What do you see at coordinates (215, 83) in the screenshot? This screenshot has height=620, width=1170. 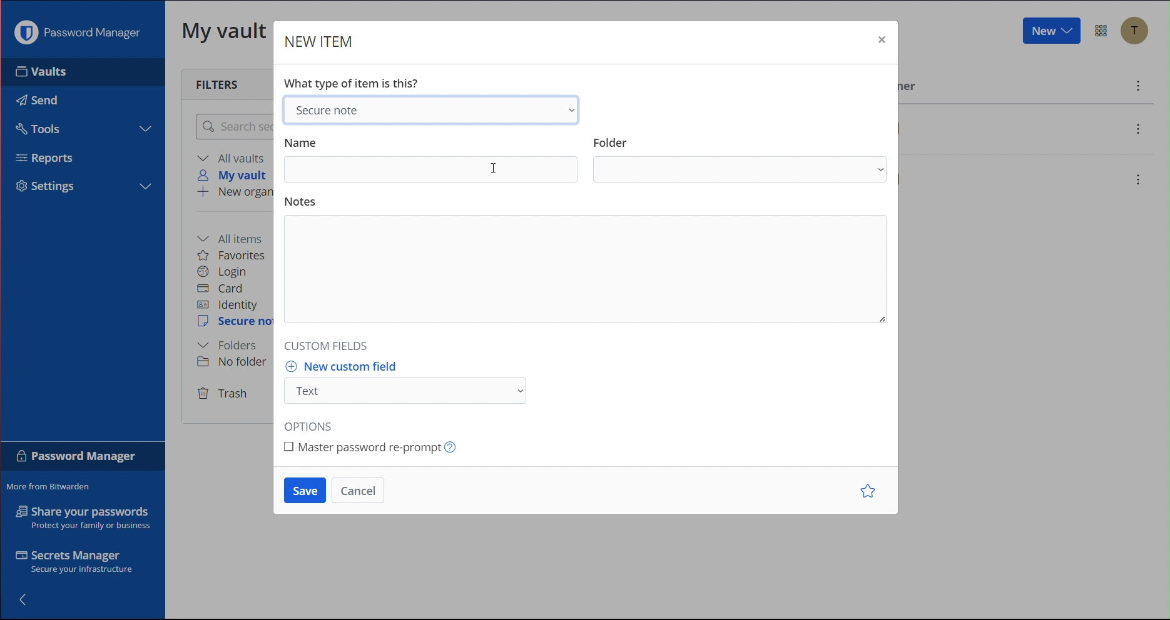 I see `Filters` at bounding box center [215, 83].